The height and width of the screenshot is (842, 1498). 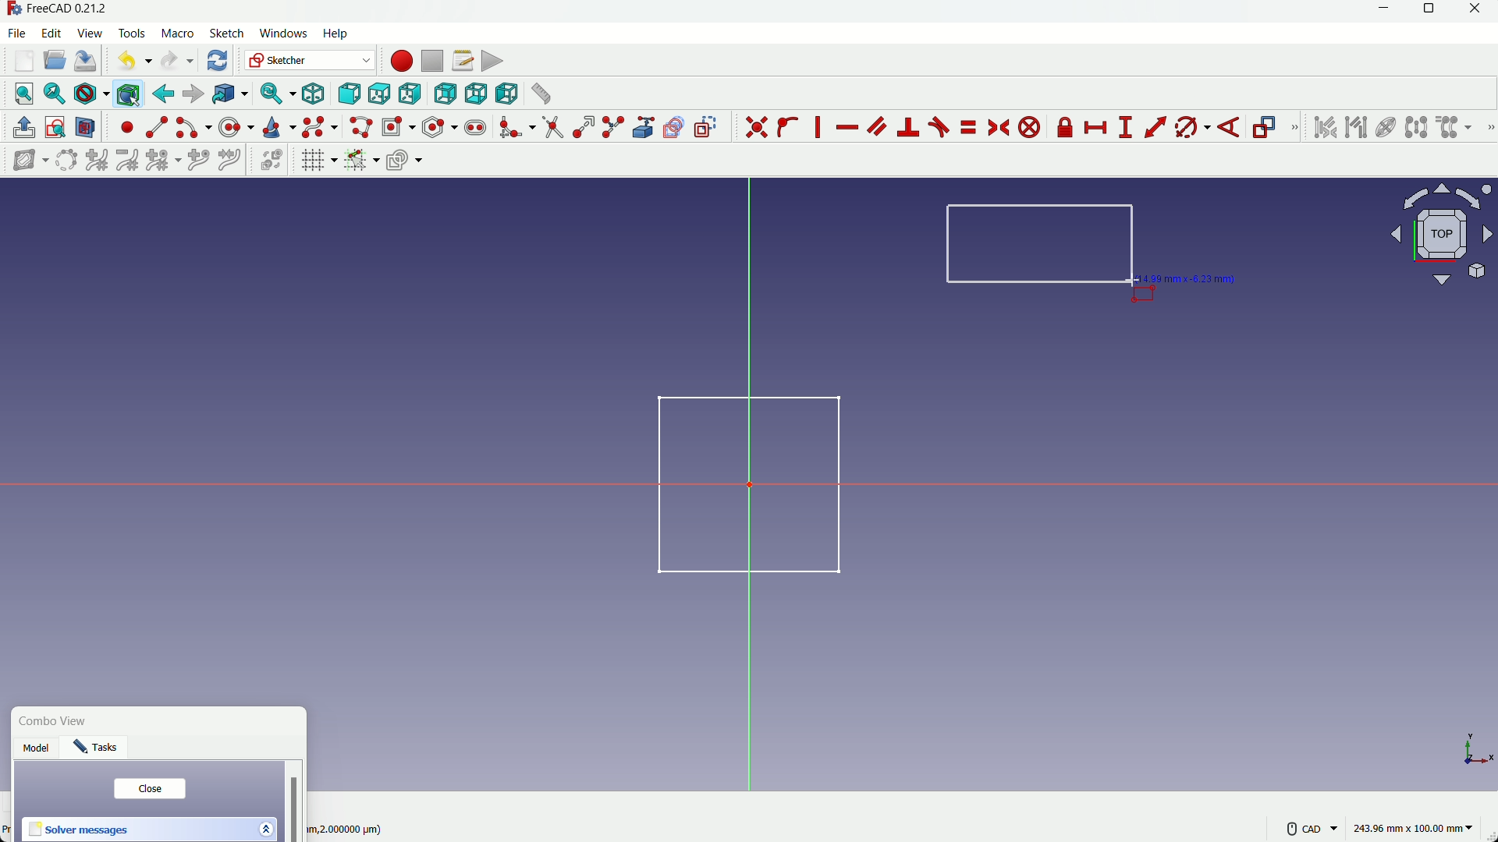 What do you see at coordinates (63, 161) in the screenshot?
I see `convert geometry to B spiline` at bounding box center [63, 161].